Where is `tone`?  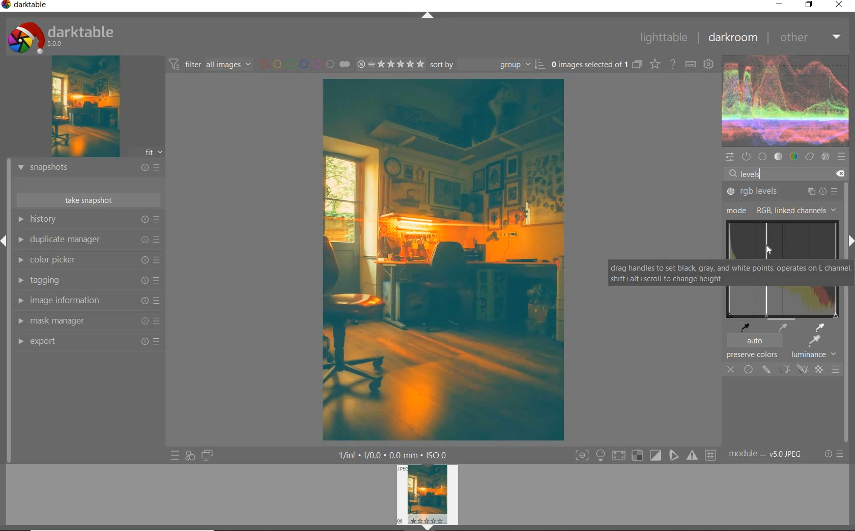 tone is located at coordinates (779, 156).